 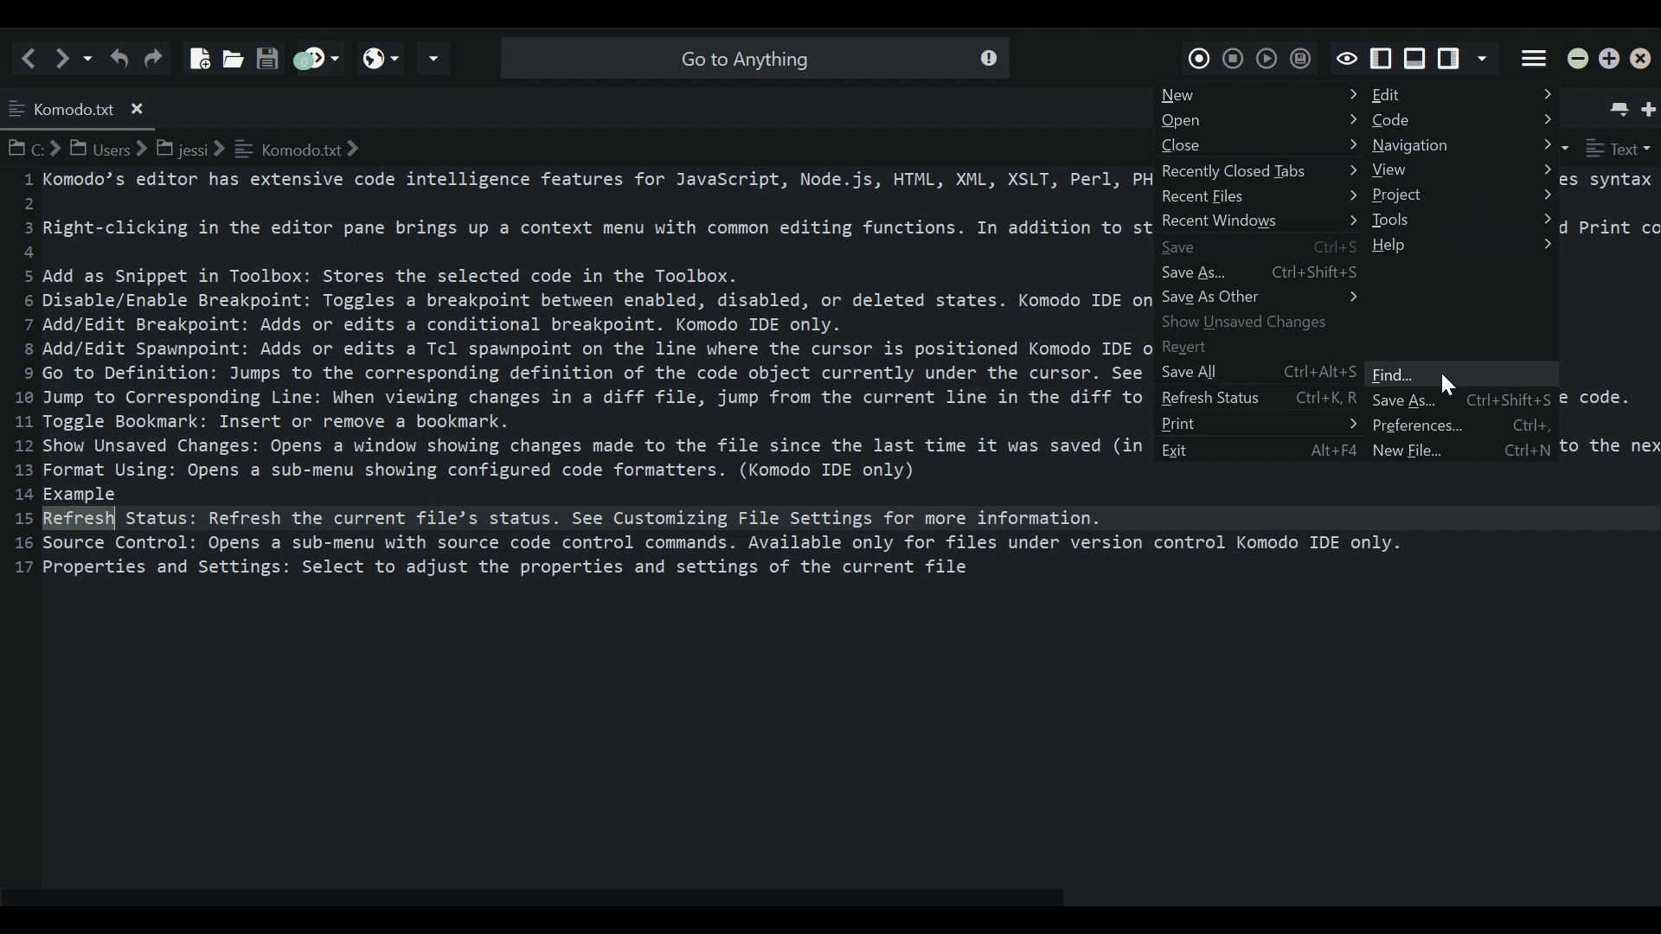 What do you see at coordinates (1451, 60) in the screenshot?
I see `Show/Hide Left Pane ` at bounding box center [1451, 60].